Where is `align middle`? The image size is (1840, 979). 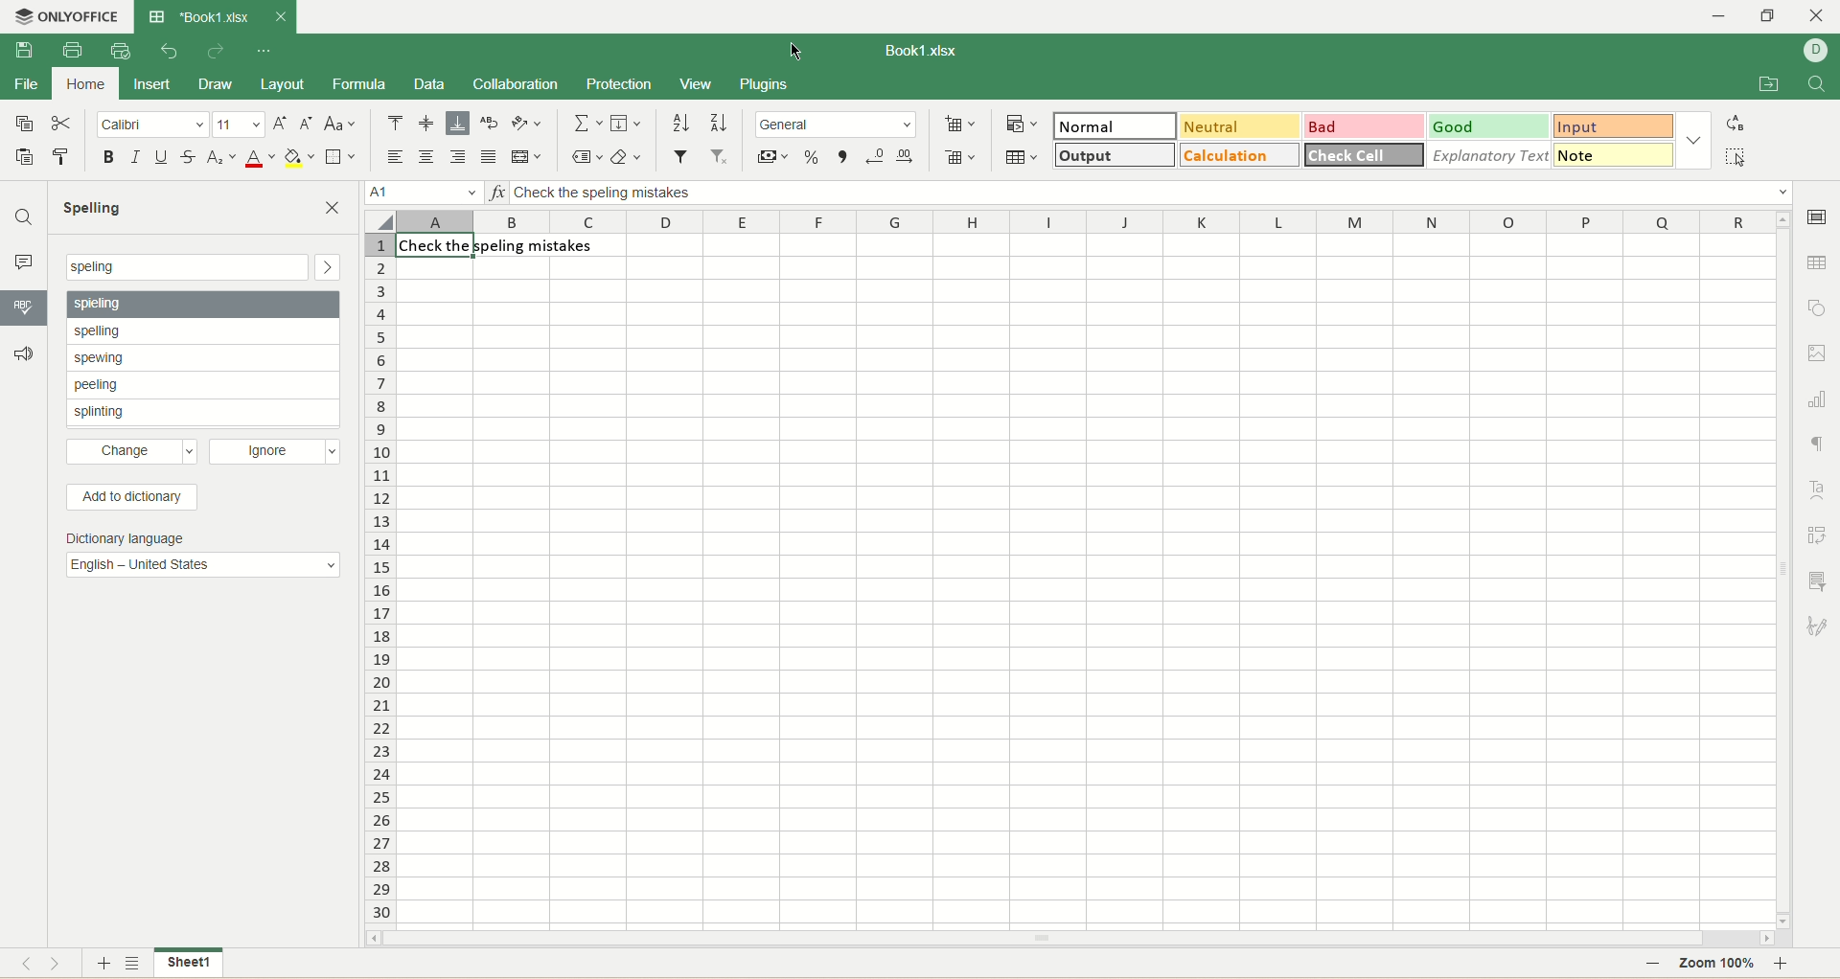
align middle is located at coordinates (425, 123).